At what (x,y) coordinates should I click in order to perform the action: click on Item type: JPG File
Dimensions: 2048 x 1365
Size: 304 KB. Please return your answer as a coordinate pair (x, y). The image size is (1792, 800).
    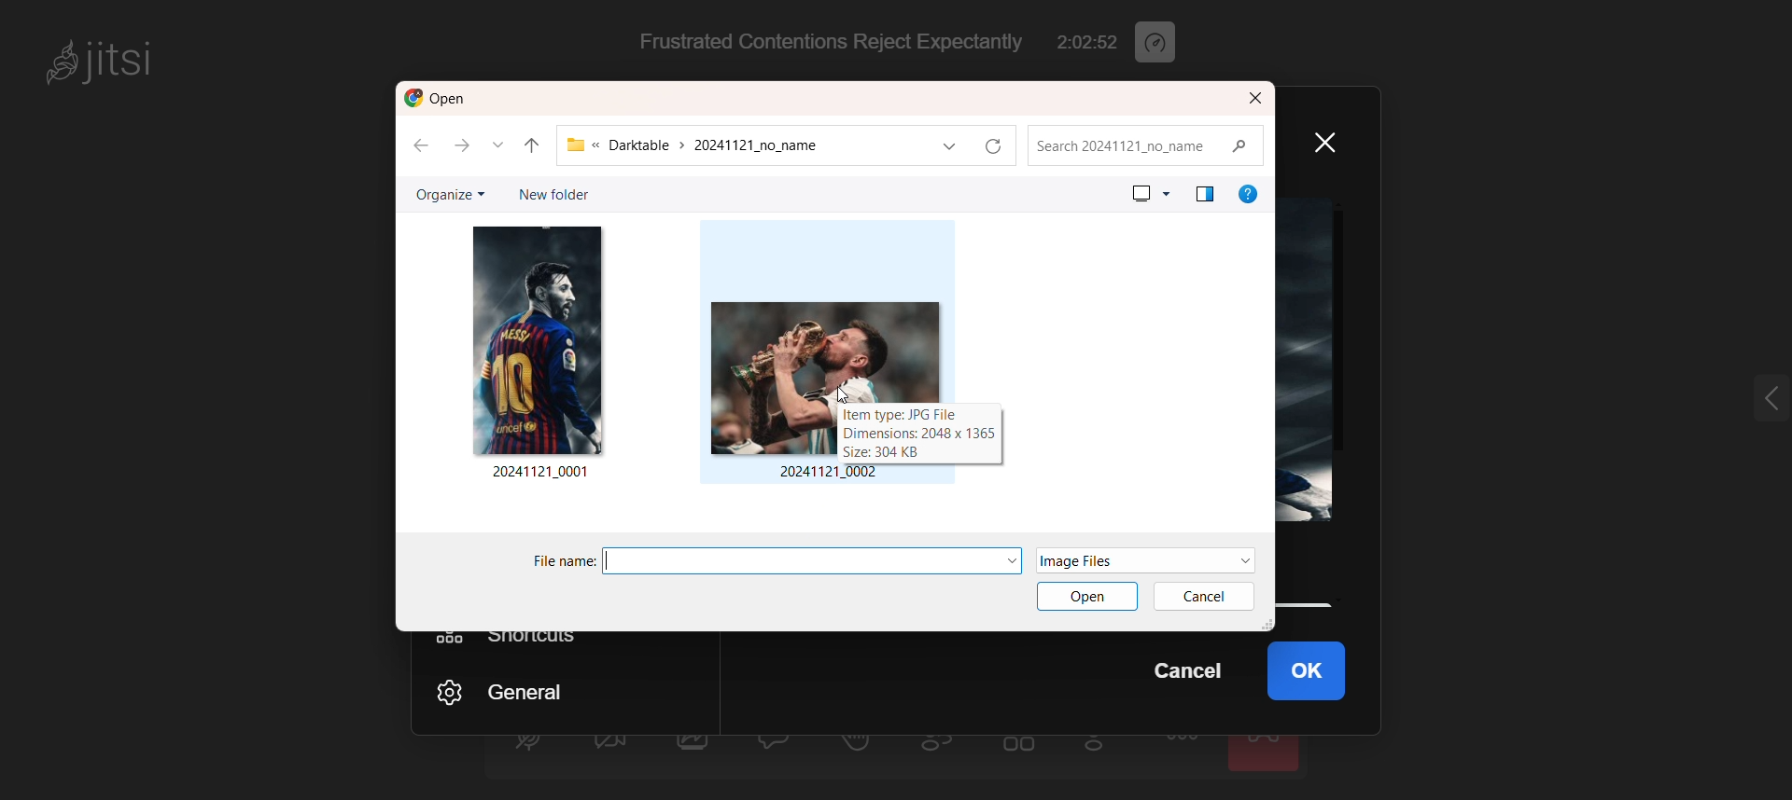
    Looking at the image, I should click on (919, 434).